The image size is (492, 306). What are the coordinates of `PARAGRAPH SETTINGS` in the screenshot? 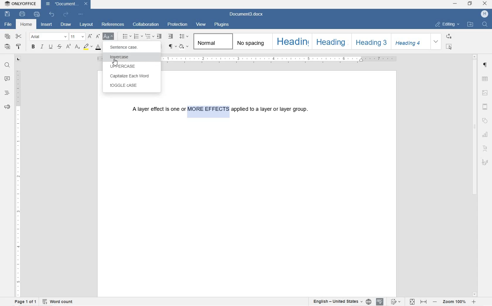 It's located at (485, 66).